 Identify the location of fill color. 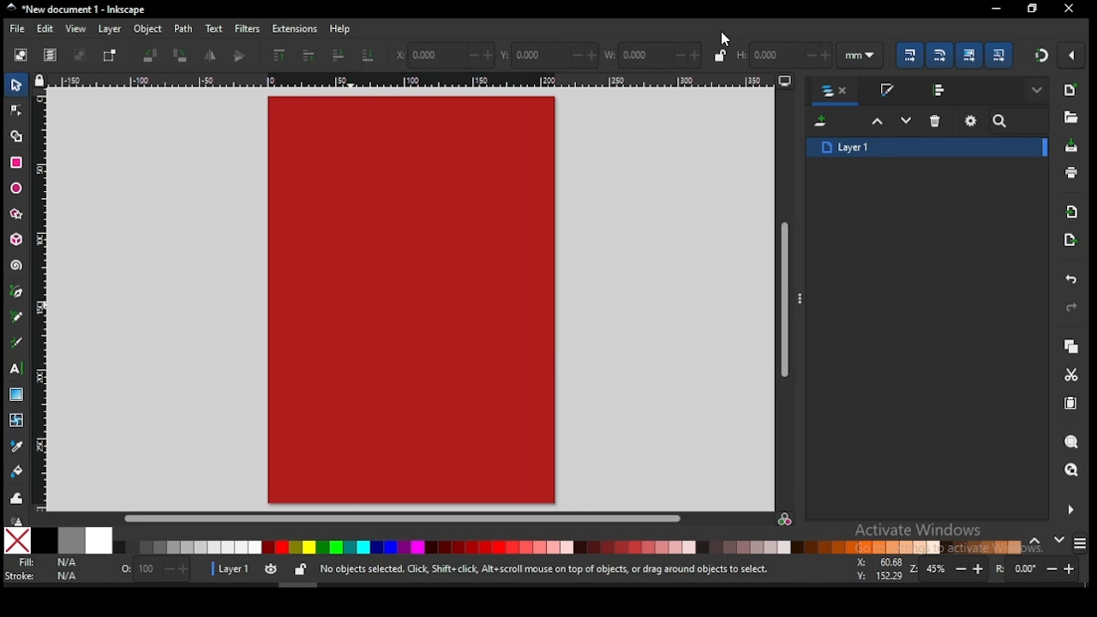
(45, 563).